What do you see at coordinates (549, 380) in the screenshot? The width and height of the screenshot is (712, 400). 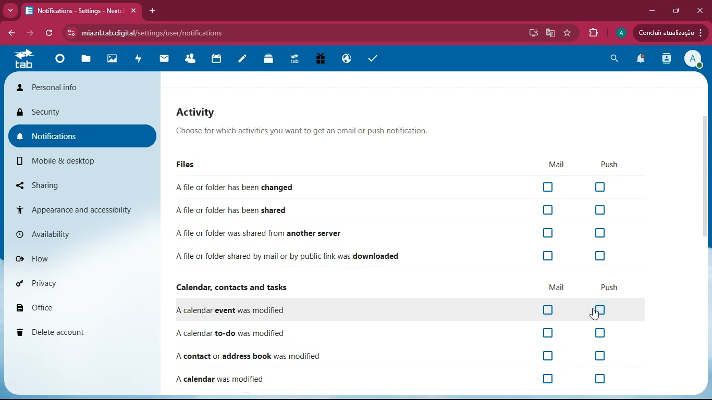 I see `off` at bounding box center [549, 380].